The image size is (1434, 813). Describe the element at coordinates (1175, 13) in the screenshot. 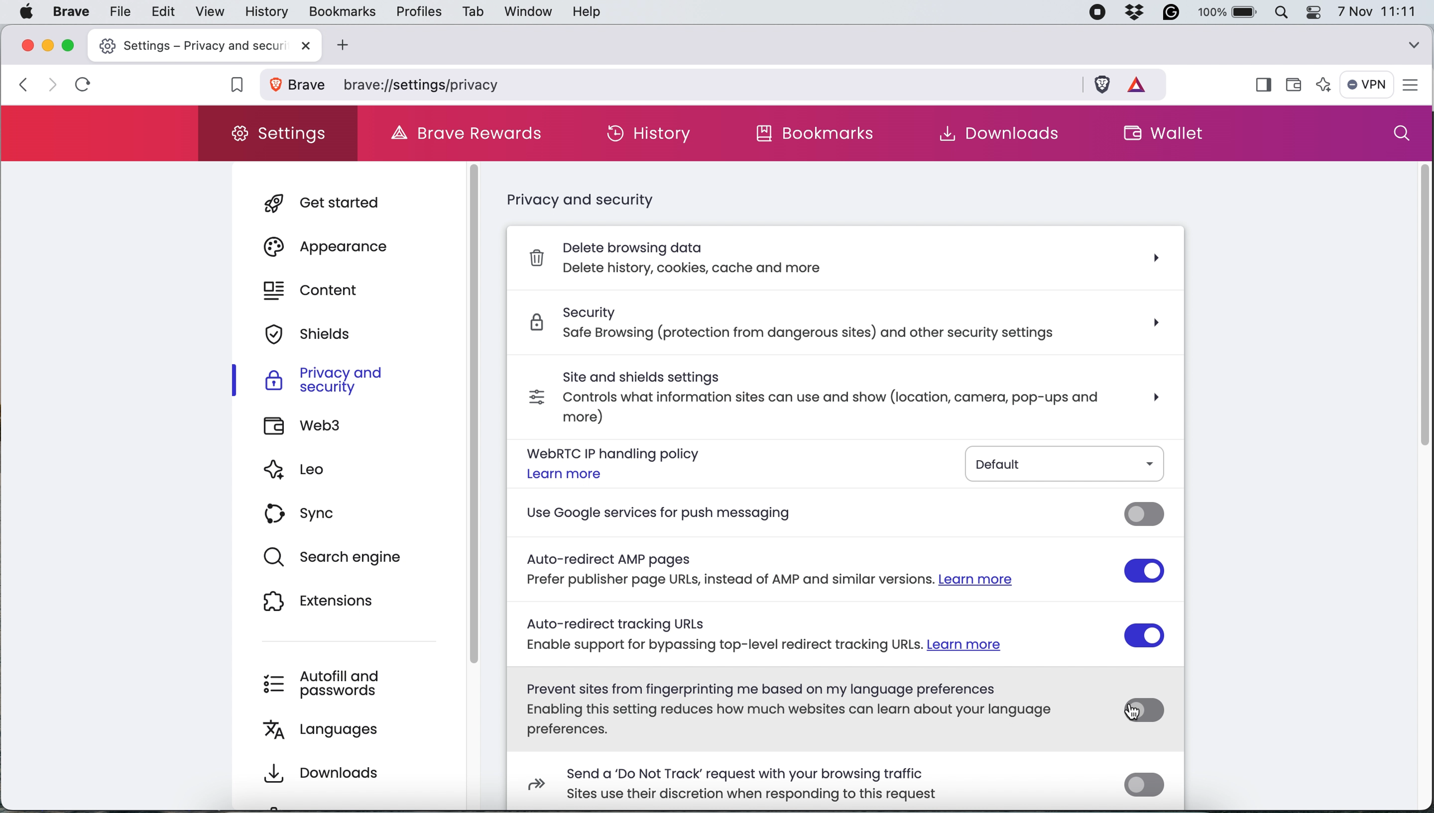

I see `grammarly` at that location.